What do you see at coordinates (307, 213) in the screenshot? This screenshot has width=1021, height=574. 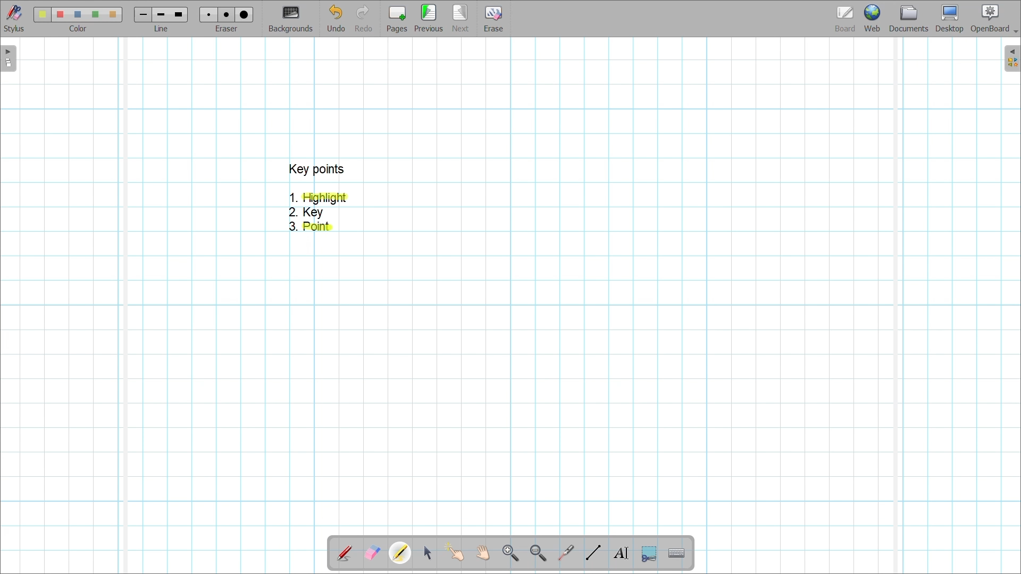 I see `2. Key` at bounding box center [307, 213].